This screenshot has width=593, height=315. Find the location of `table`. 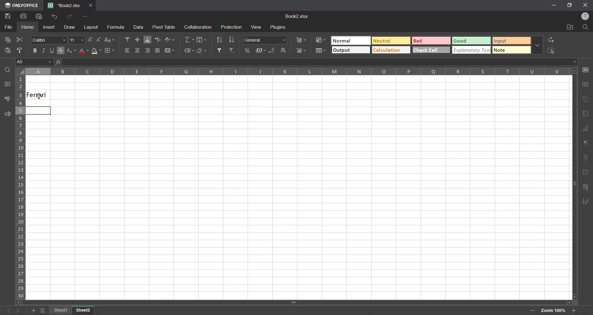

table is located at coordinates (586, 86).